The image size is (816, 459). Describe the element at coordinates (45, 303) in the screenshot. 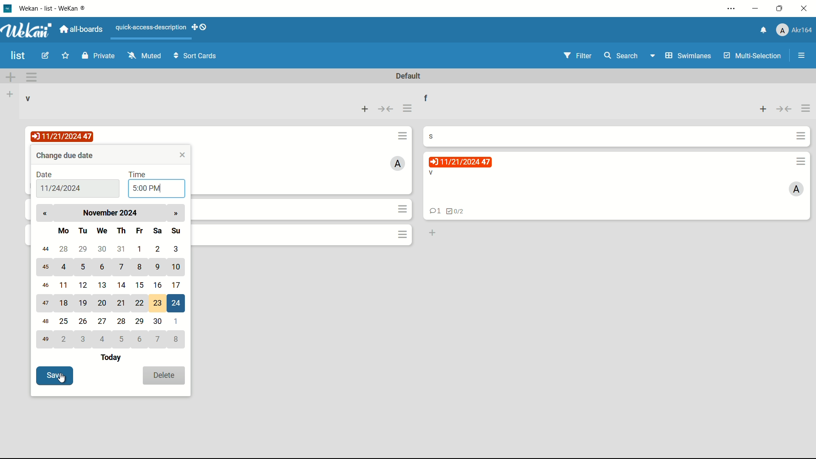

I see `47` at that location.